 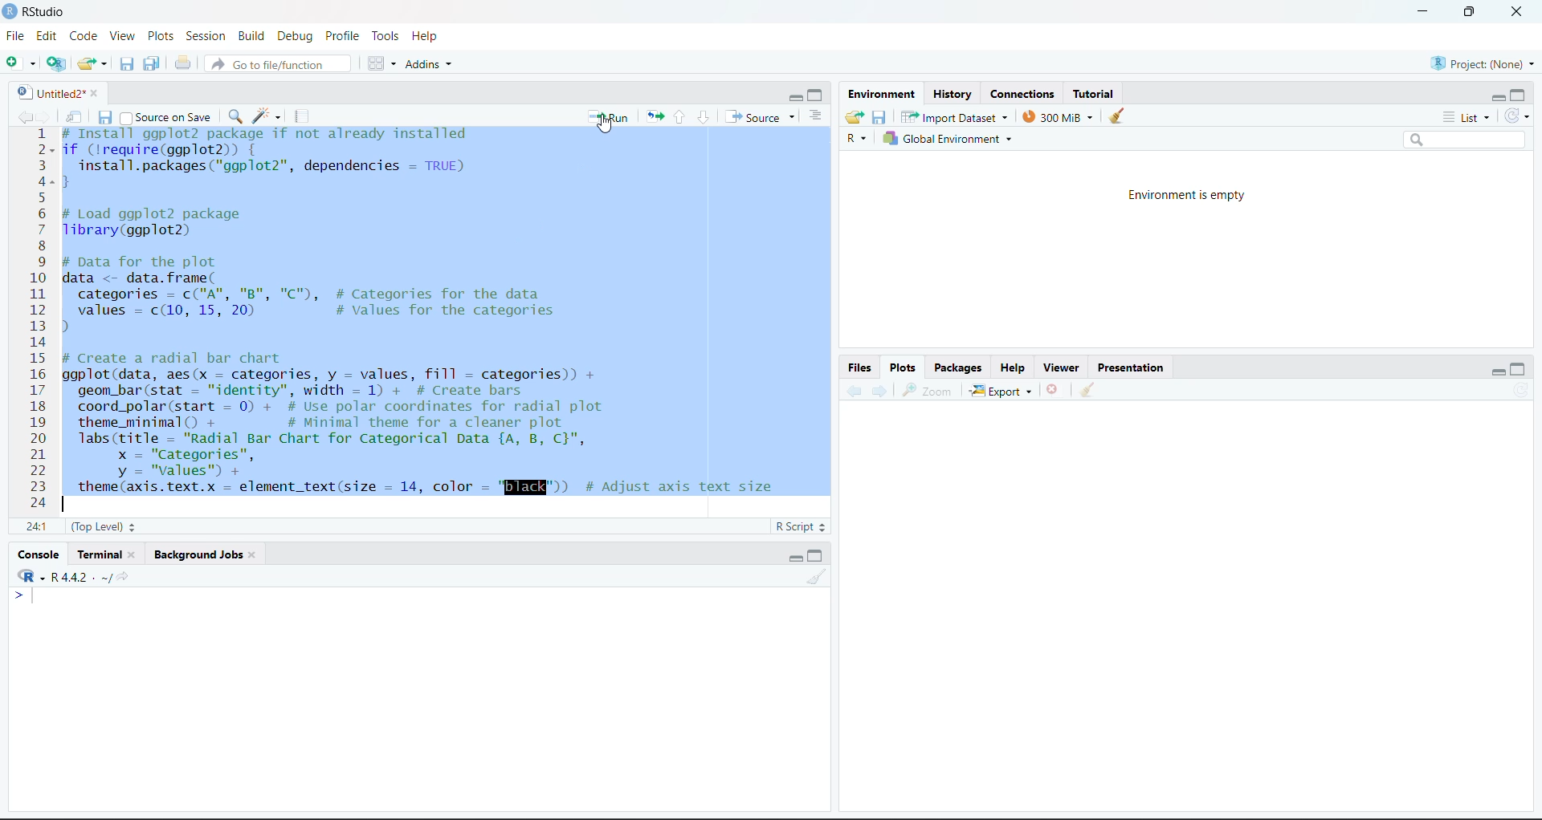 What do you see at coordinates (343, 38) in the screenshot?
I see `Profile` at bounding box center [343, 38].